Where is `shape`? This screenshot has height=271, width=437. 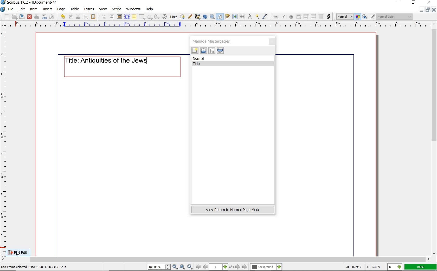 shape is located at coordinates (142, 17).